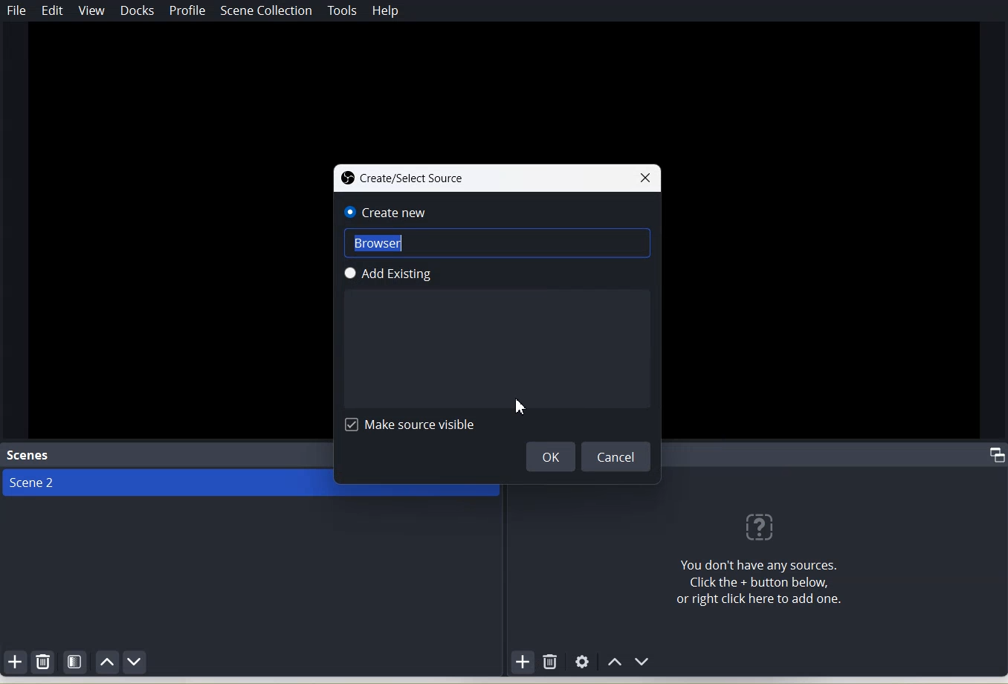 The image size is (1008, 684). What do you see at coordinates (998, 455) in the screenshot?
I see `Maximize` at bounding box center [998, 455].